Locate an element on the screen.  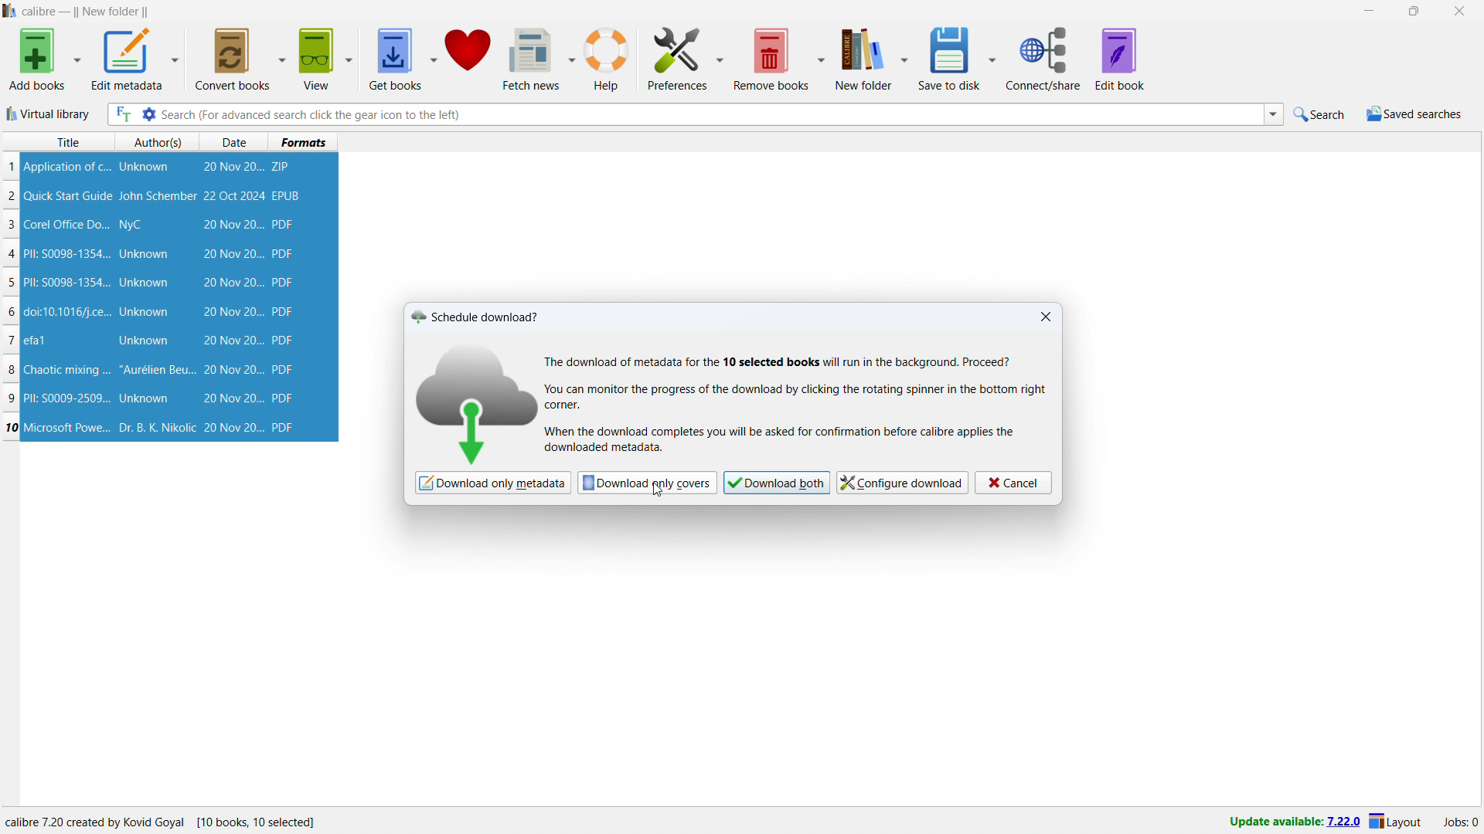
20 Nov 20... is located at coordinates (232, 341).